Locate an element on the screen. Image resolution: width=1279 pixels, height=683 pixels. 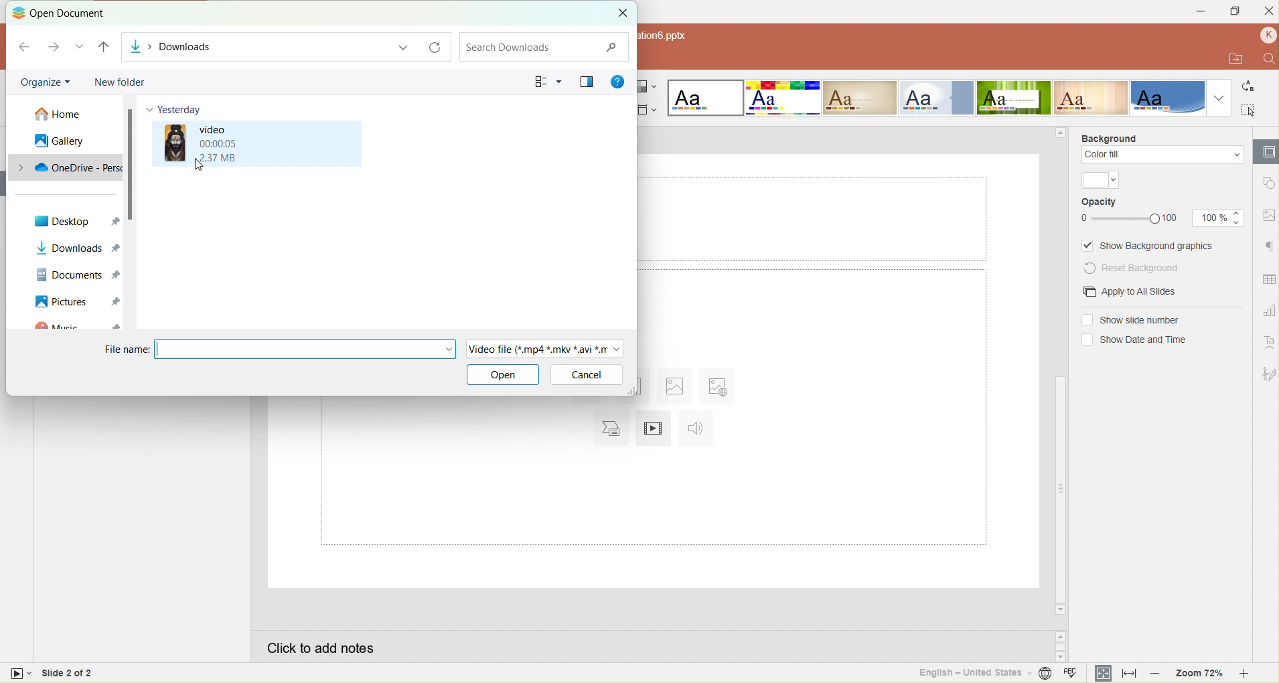
Opacity is located at coordinates (1098, 202).